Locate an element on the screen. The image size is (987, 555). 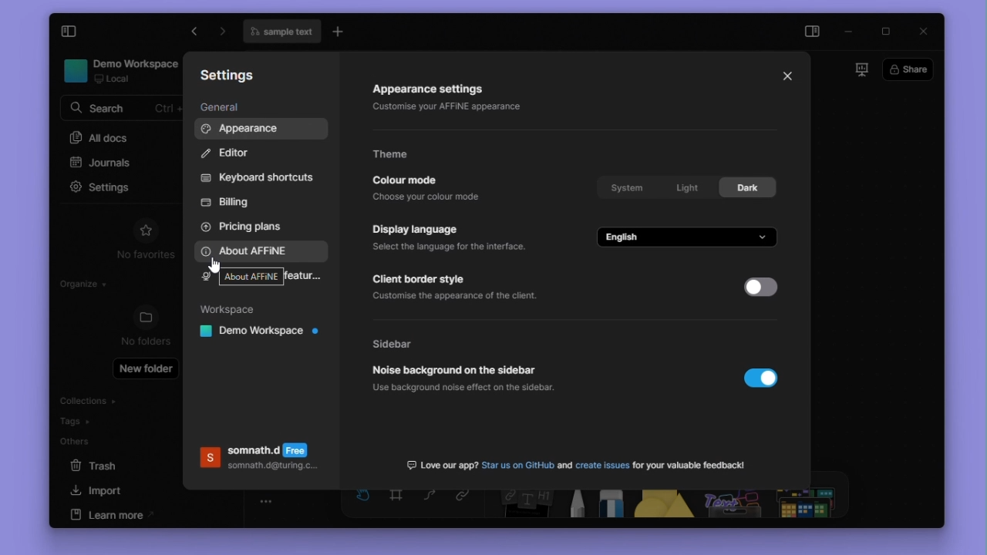
workspace name and details is located at coordinates (116, 71).